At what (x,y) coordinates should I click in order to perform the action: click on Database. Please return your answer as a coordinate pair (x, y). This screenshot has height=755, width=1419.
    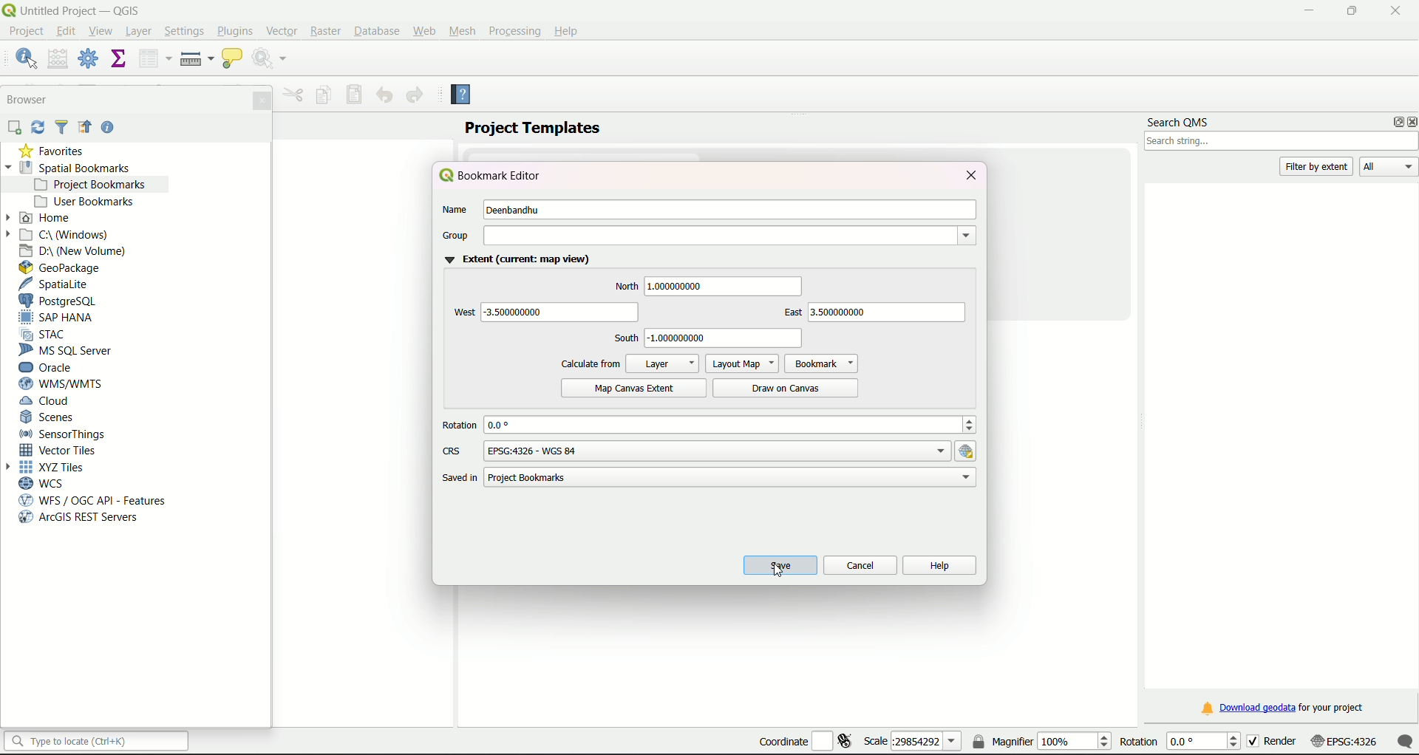
    Looking at the image, I should click on (375, 31).